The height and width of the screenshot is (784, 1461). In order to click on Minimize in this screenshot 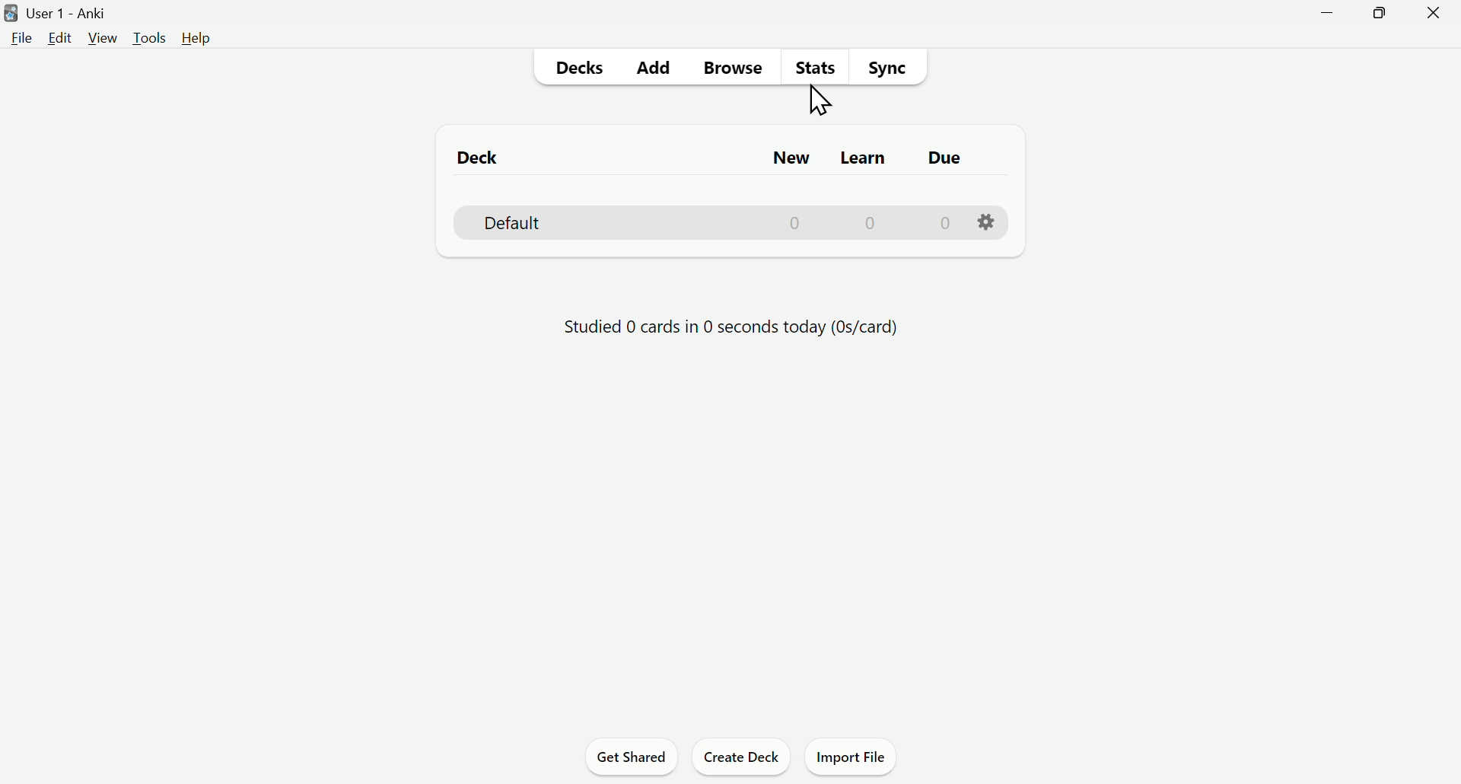, I will do `click(1324, 19)`.